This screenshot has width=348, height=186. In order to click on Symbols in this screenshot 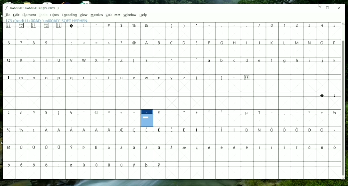, I will do `click(247, 112)`.